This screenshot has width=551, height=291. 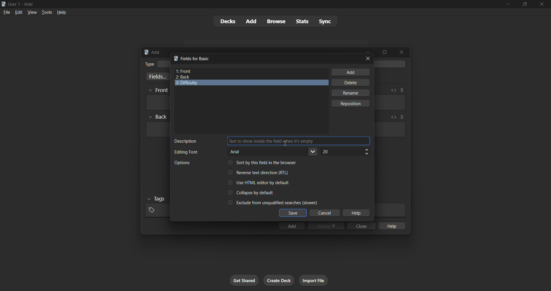 I want to click on Toggle HTML editor, so click(x=393, y=117).